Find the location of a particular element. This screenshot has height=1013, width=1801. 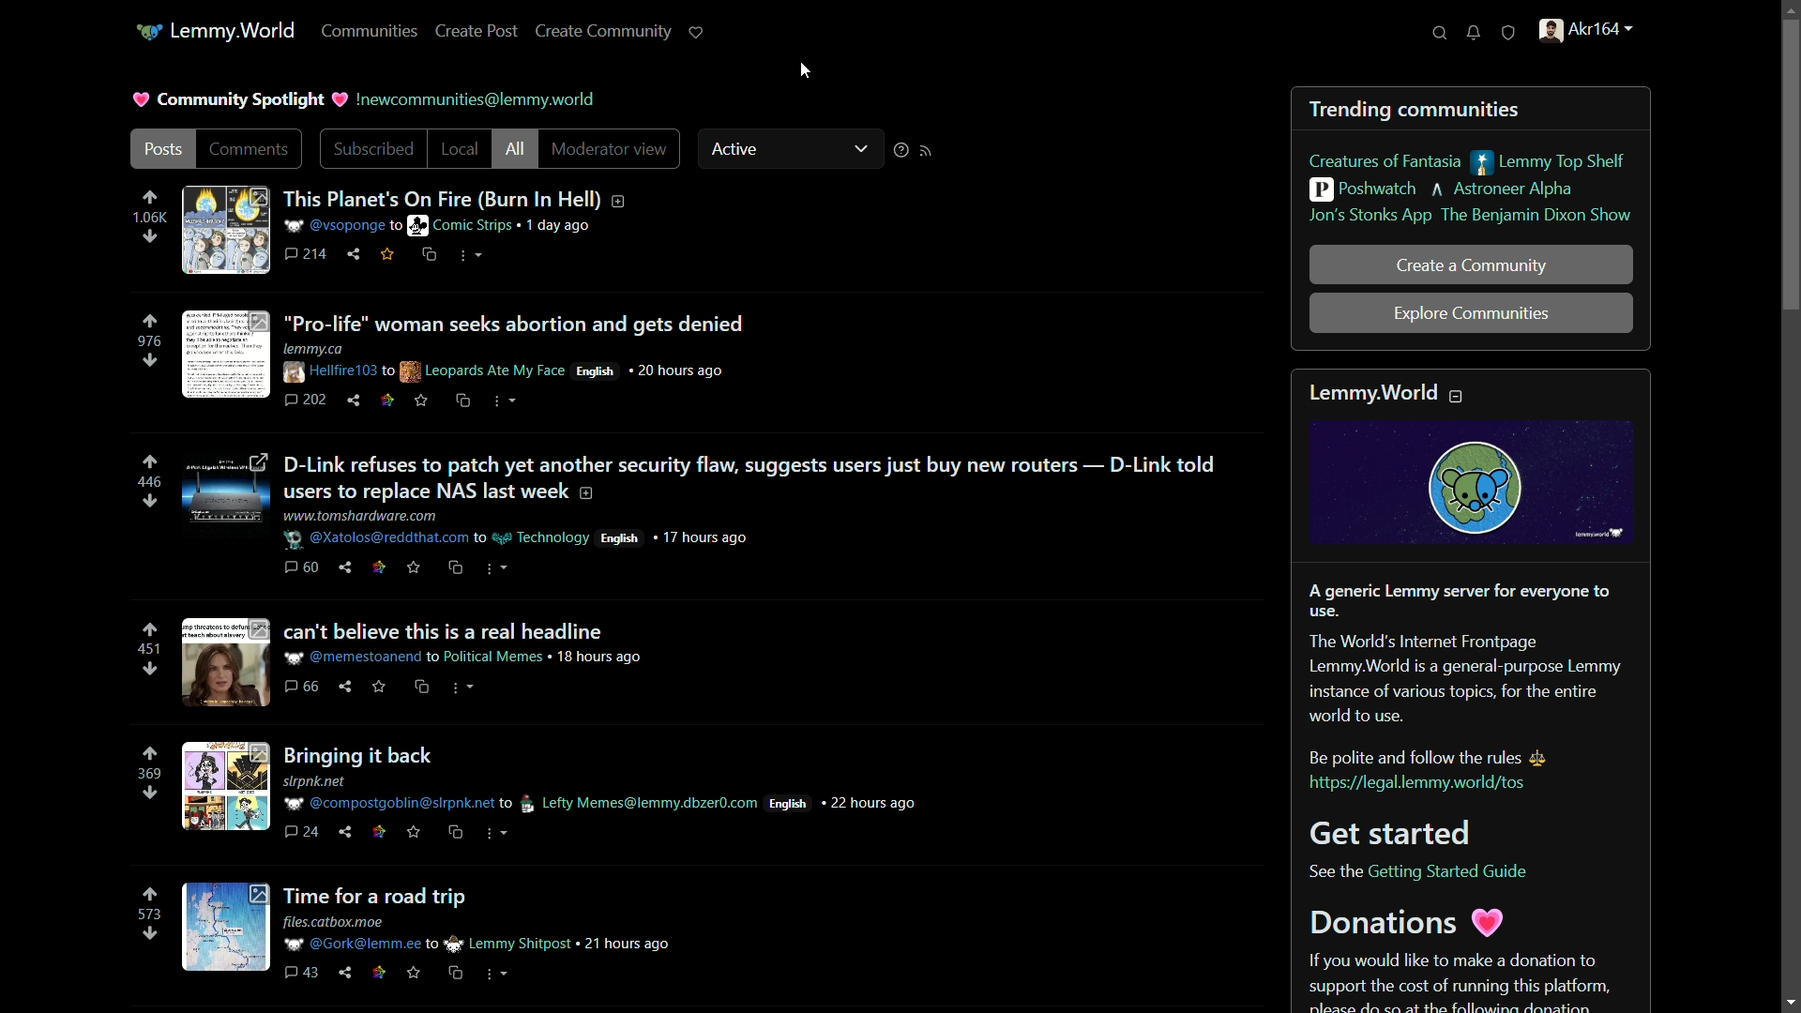

search is located at coordinates (1443, 32).